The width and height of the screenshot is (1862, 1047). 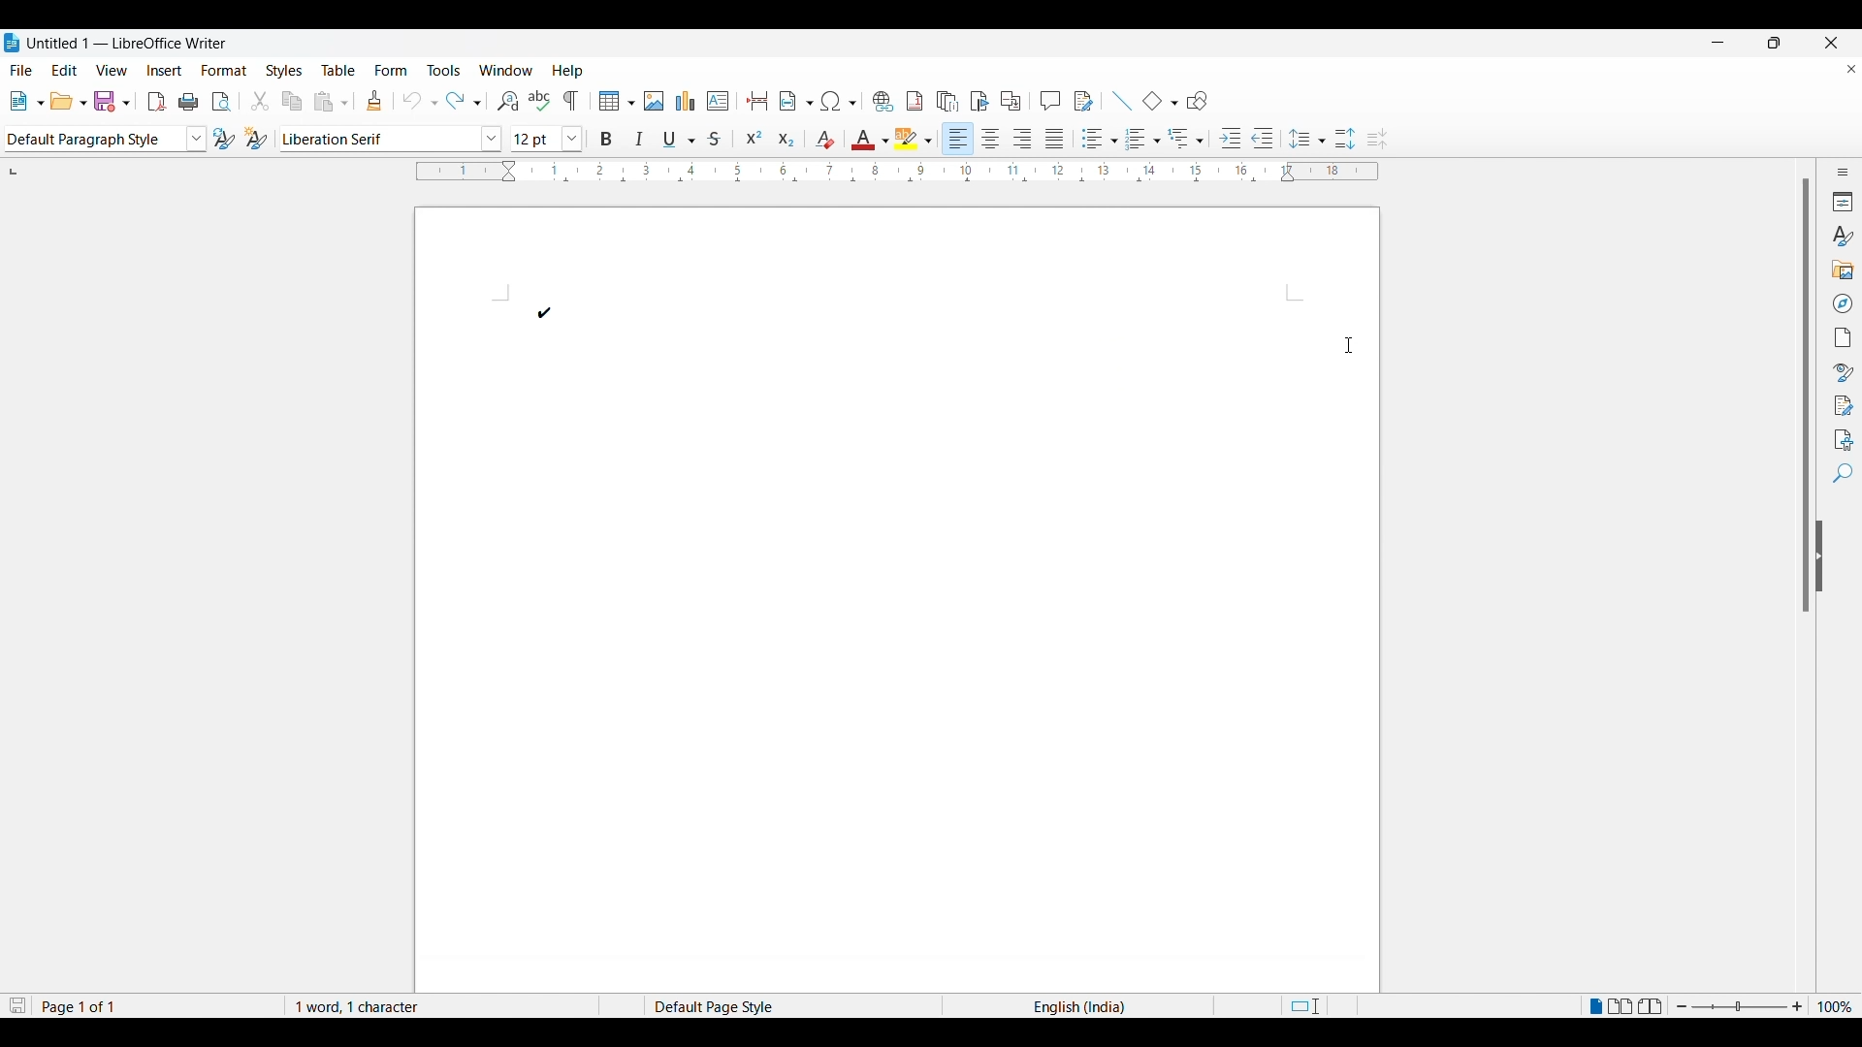 What do you see at coordinates (839, 101) in the screenshot?
I see `insert special character` at bounding box center [839, 101].